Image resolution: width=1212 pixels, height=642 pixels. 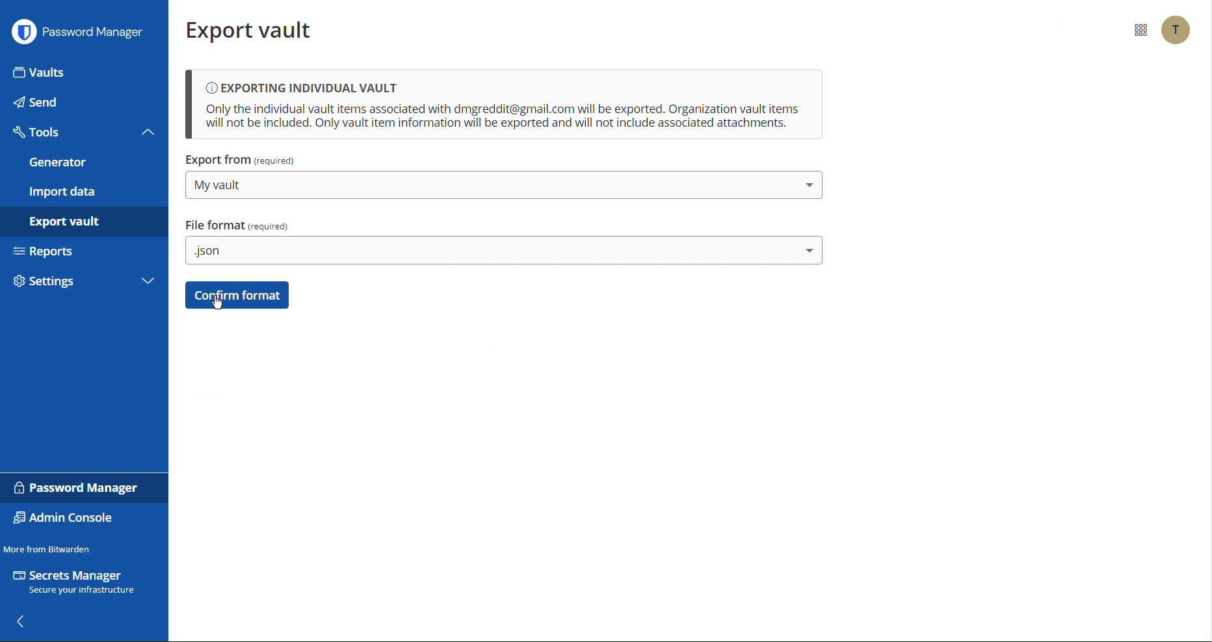 I want to click on Export, so click(x=68, y=220).